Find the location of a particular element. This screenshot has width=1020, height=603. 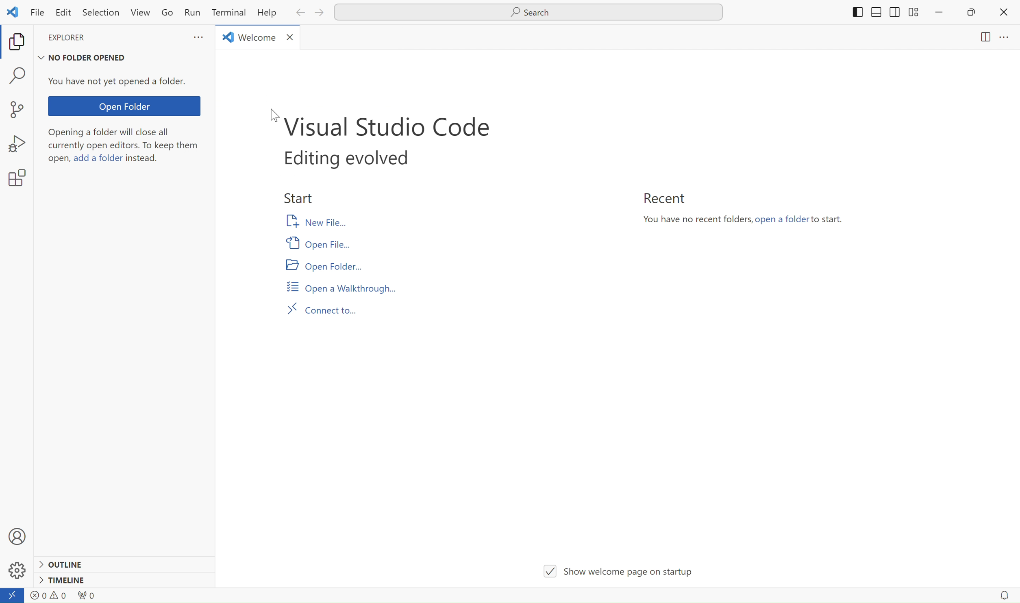

Open a walkthrough is located at coordinates (341, 285).